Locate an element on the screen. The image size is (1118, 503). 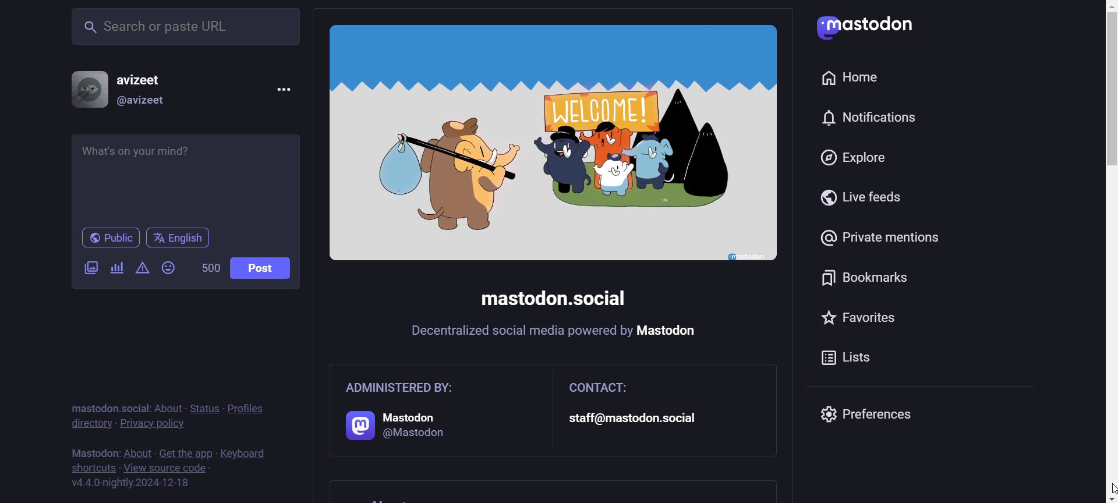
add content warning is located at coordinates (141, 271).